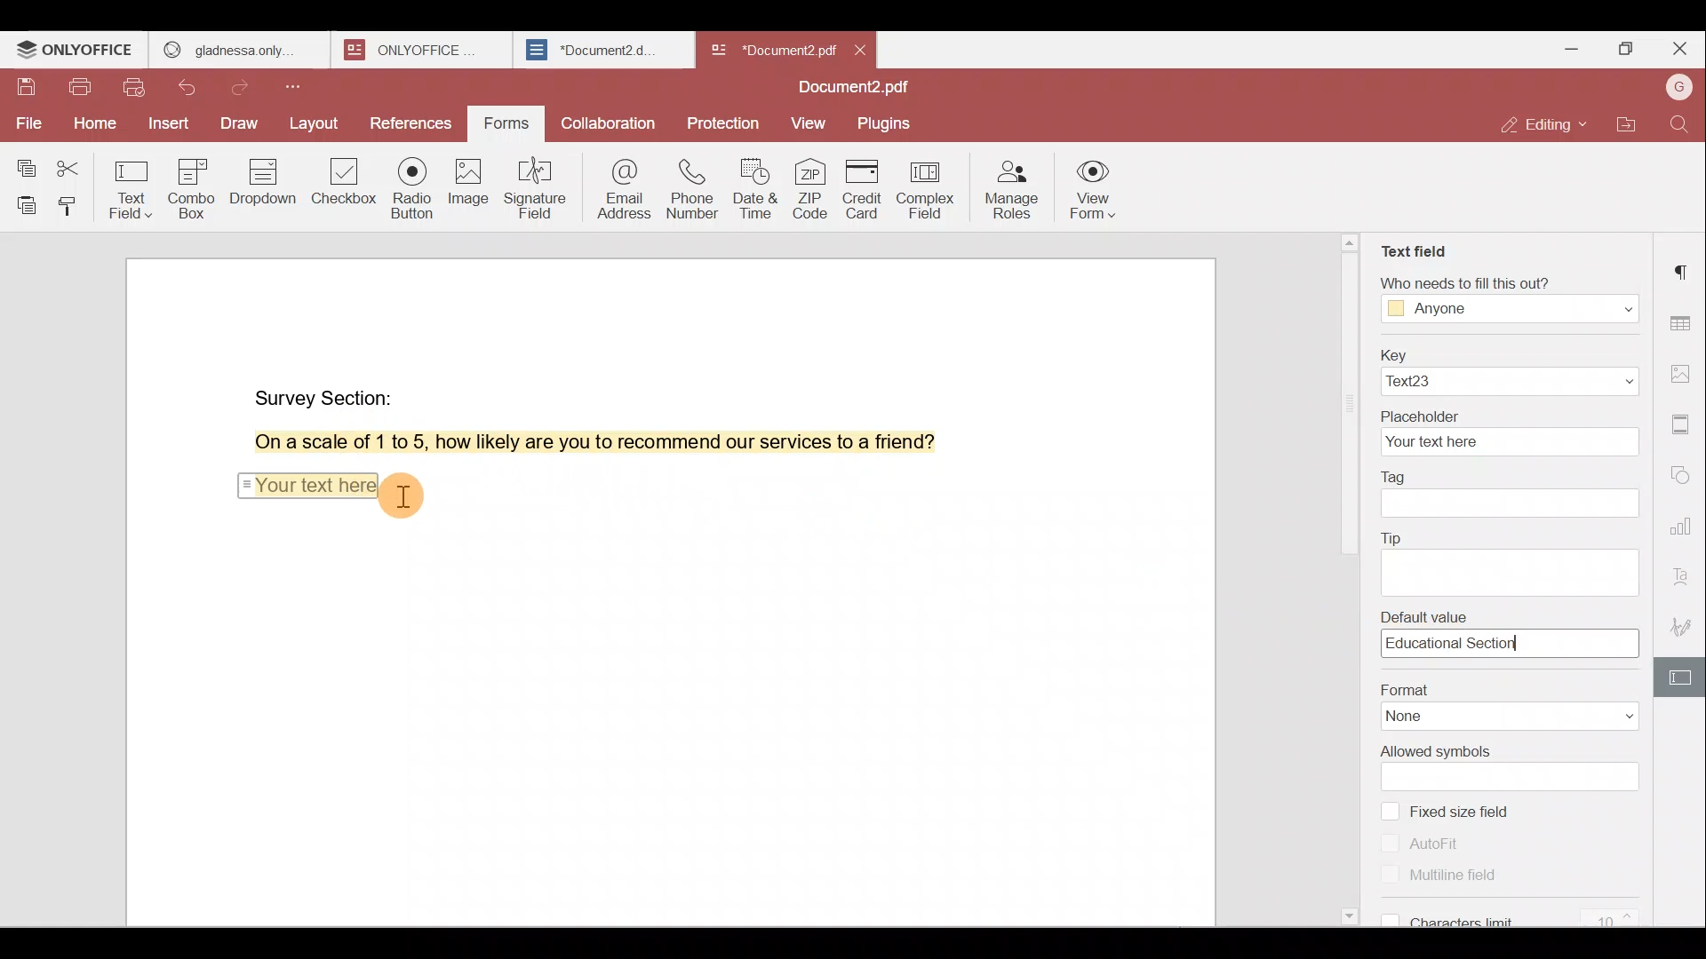 This screenshot has width=1706, height=959. What do you see at coordinates (1686, 517) in the screenshot?
I see `Chart settings` at bounding box center [1686, 517].